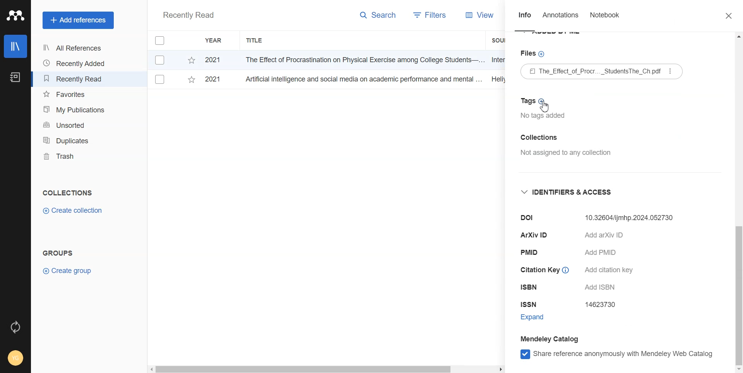  I want to click on Account, so click(16, 357).